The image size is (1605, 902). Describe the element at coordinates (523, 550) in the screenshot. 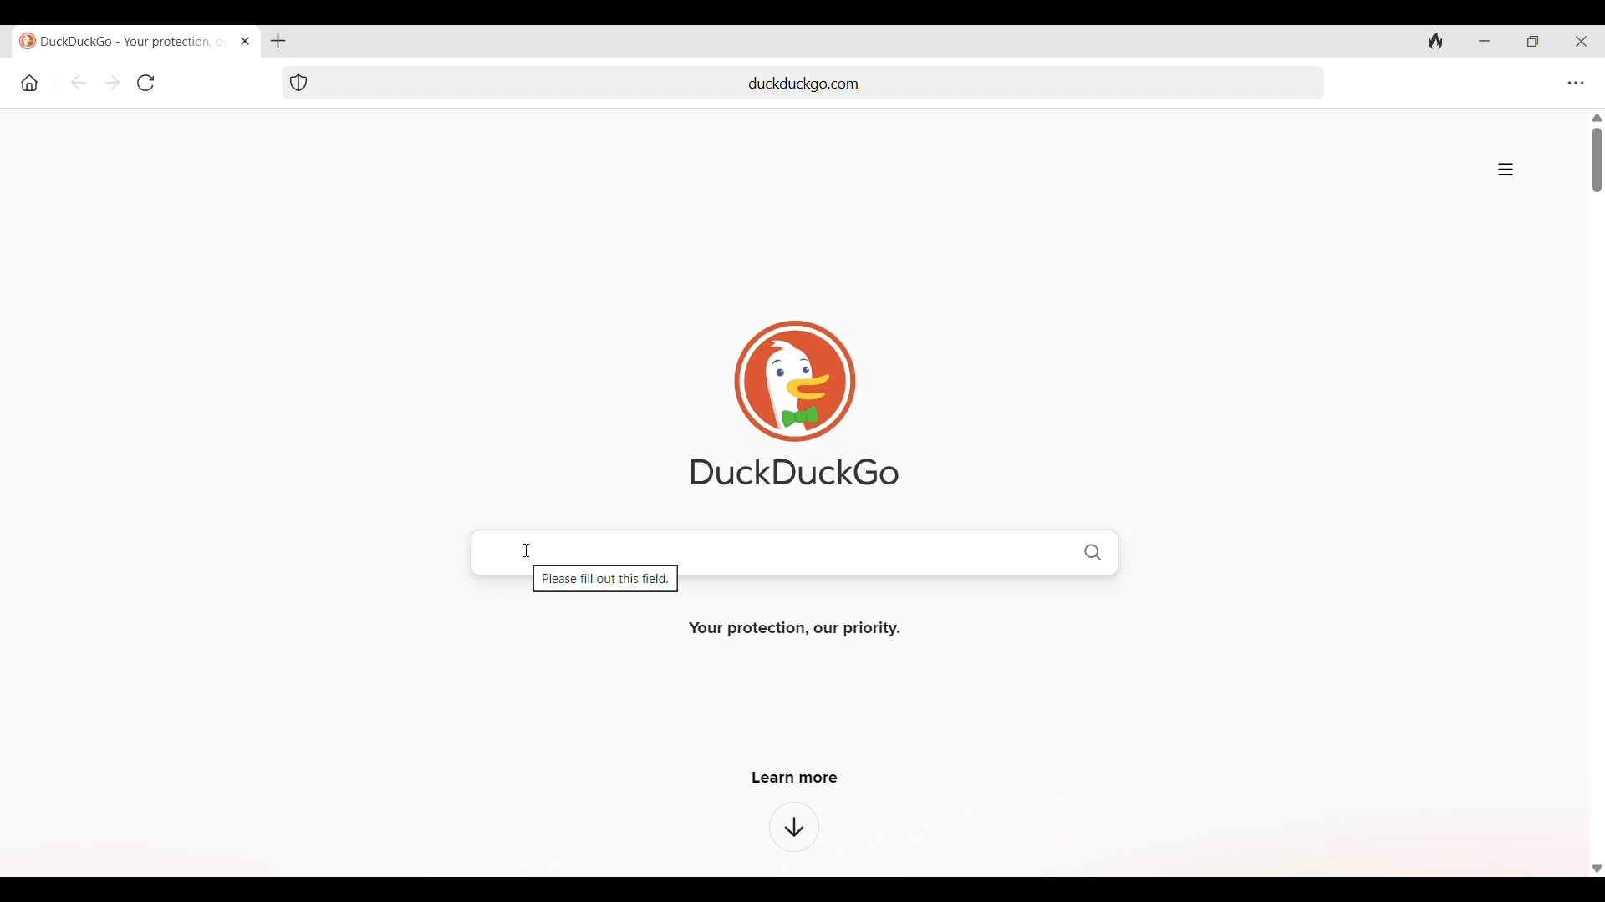

I see `cursor` at that location.